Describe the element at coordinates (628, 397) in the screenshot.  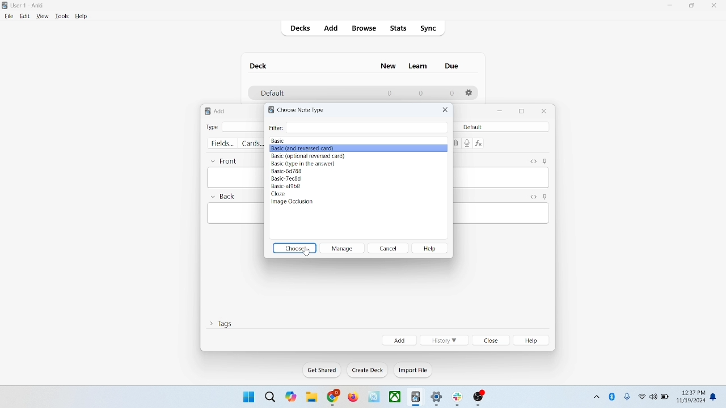
I see `microphone` at that location.